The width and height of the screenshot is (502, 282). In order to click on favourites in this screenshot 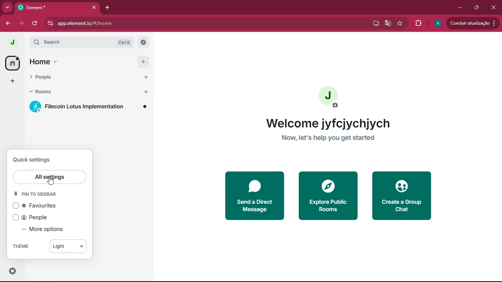, I will do `click(39, 205)`.